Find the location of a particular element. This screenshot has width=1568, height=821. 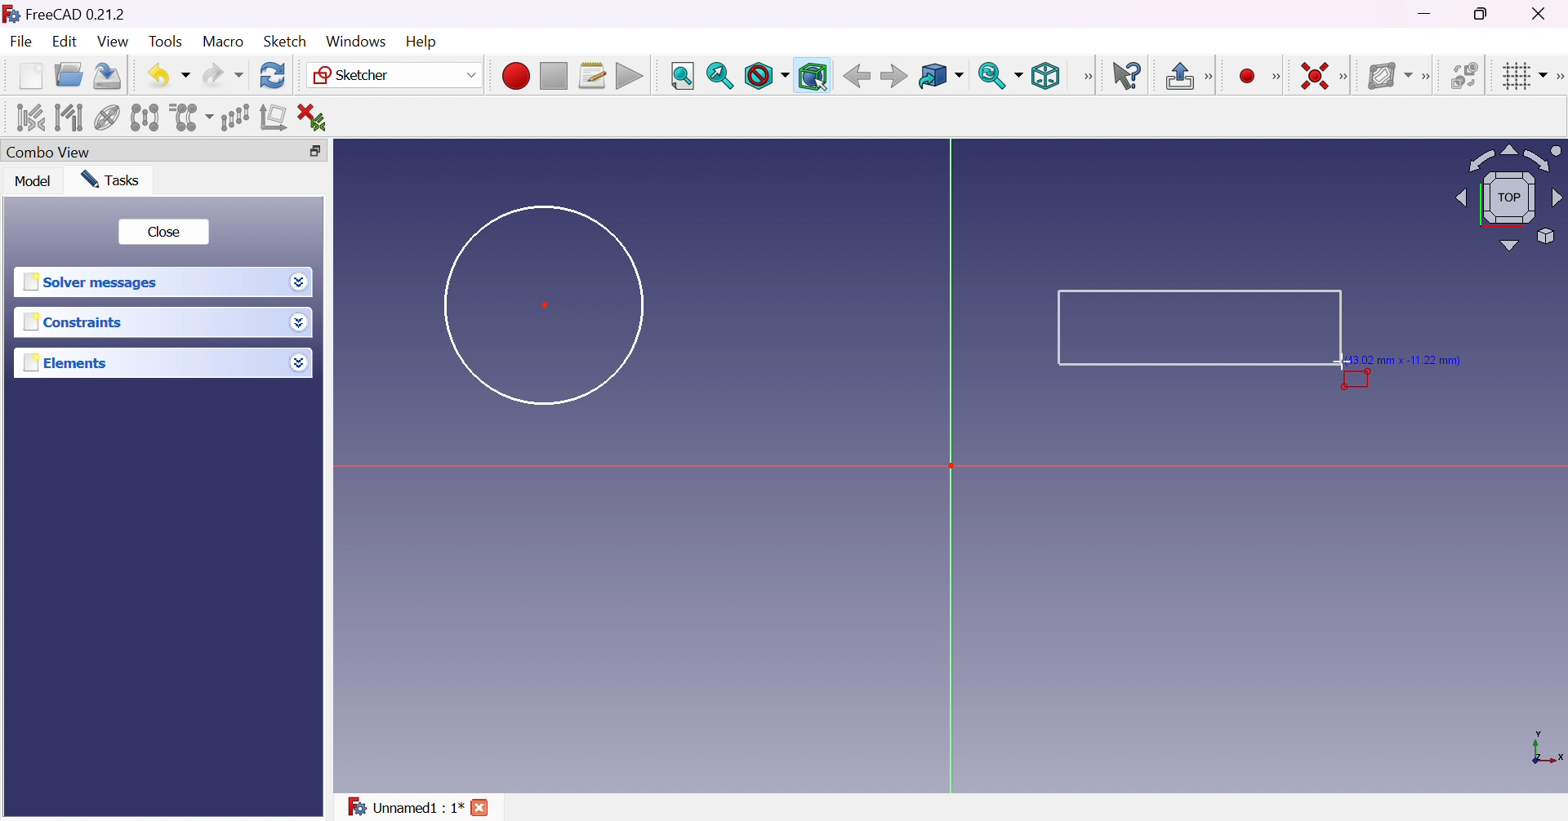

close is located at coordinates (483, 807).